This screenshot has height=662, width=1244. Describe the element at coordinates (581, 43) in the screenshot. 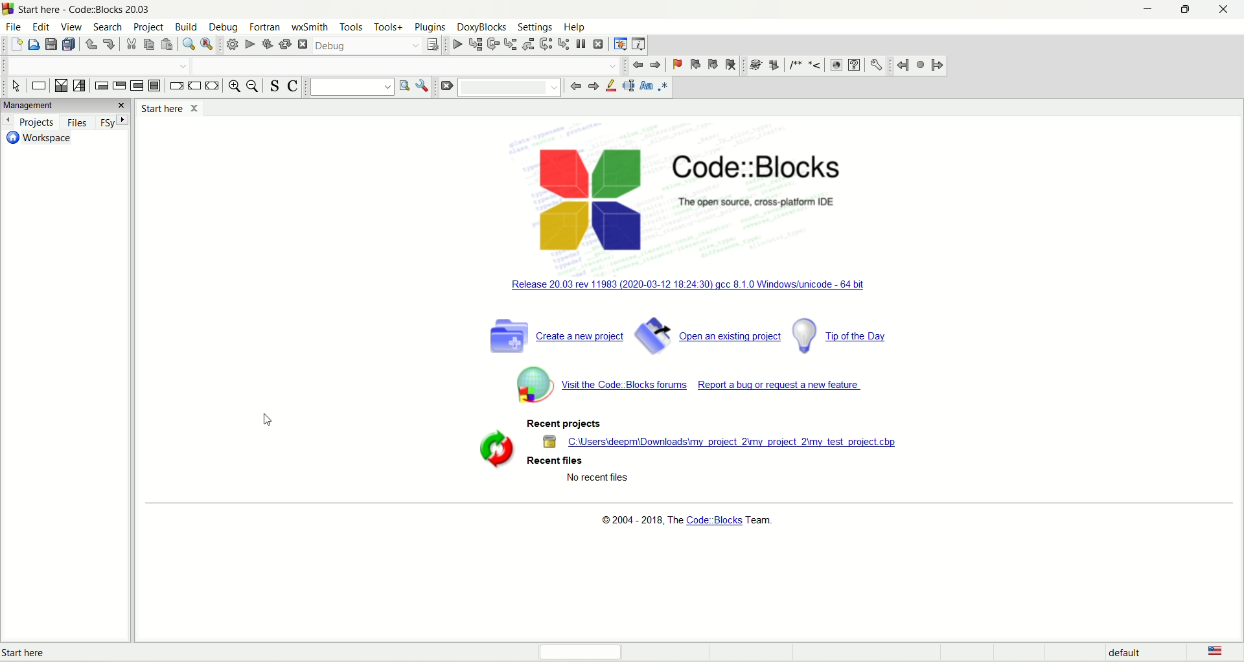

I see `break debugger` at that location.